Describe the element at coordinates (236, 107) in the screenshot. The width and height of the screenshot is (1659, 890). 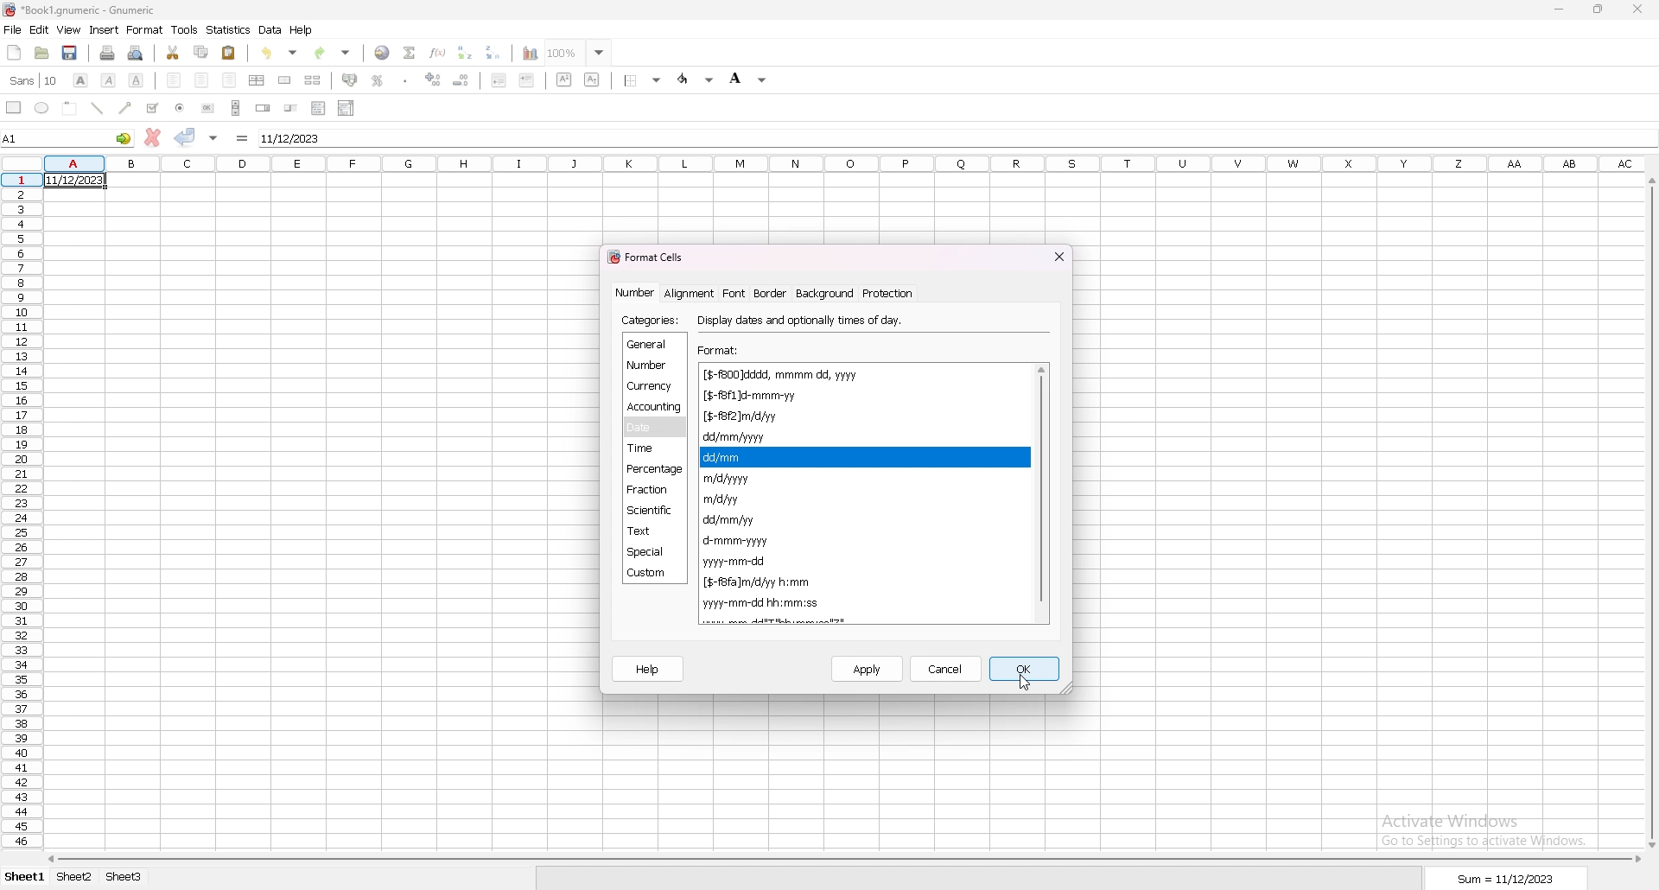
I see `scroll bar` at that location.